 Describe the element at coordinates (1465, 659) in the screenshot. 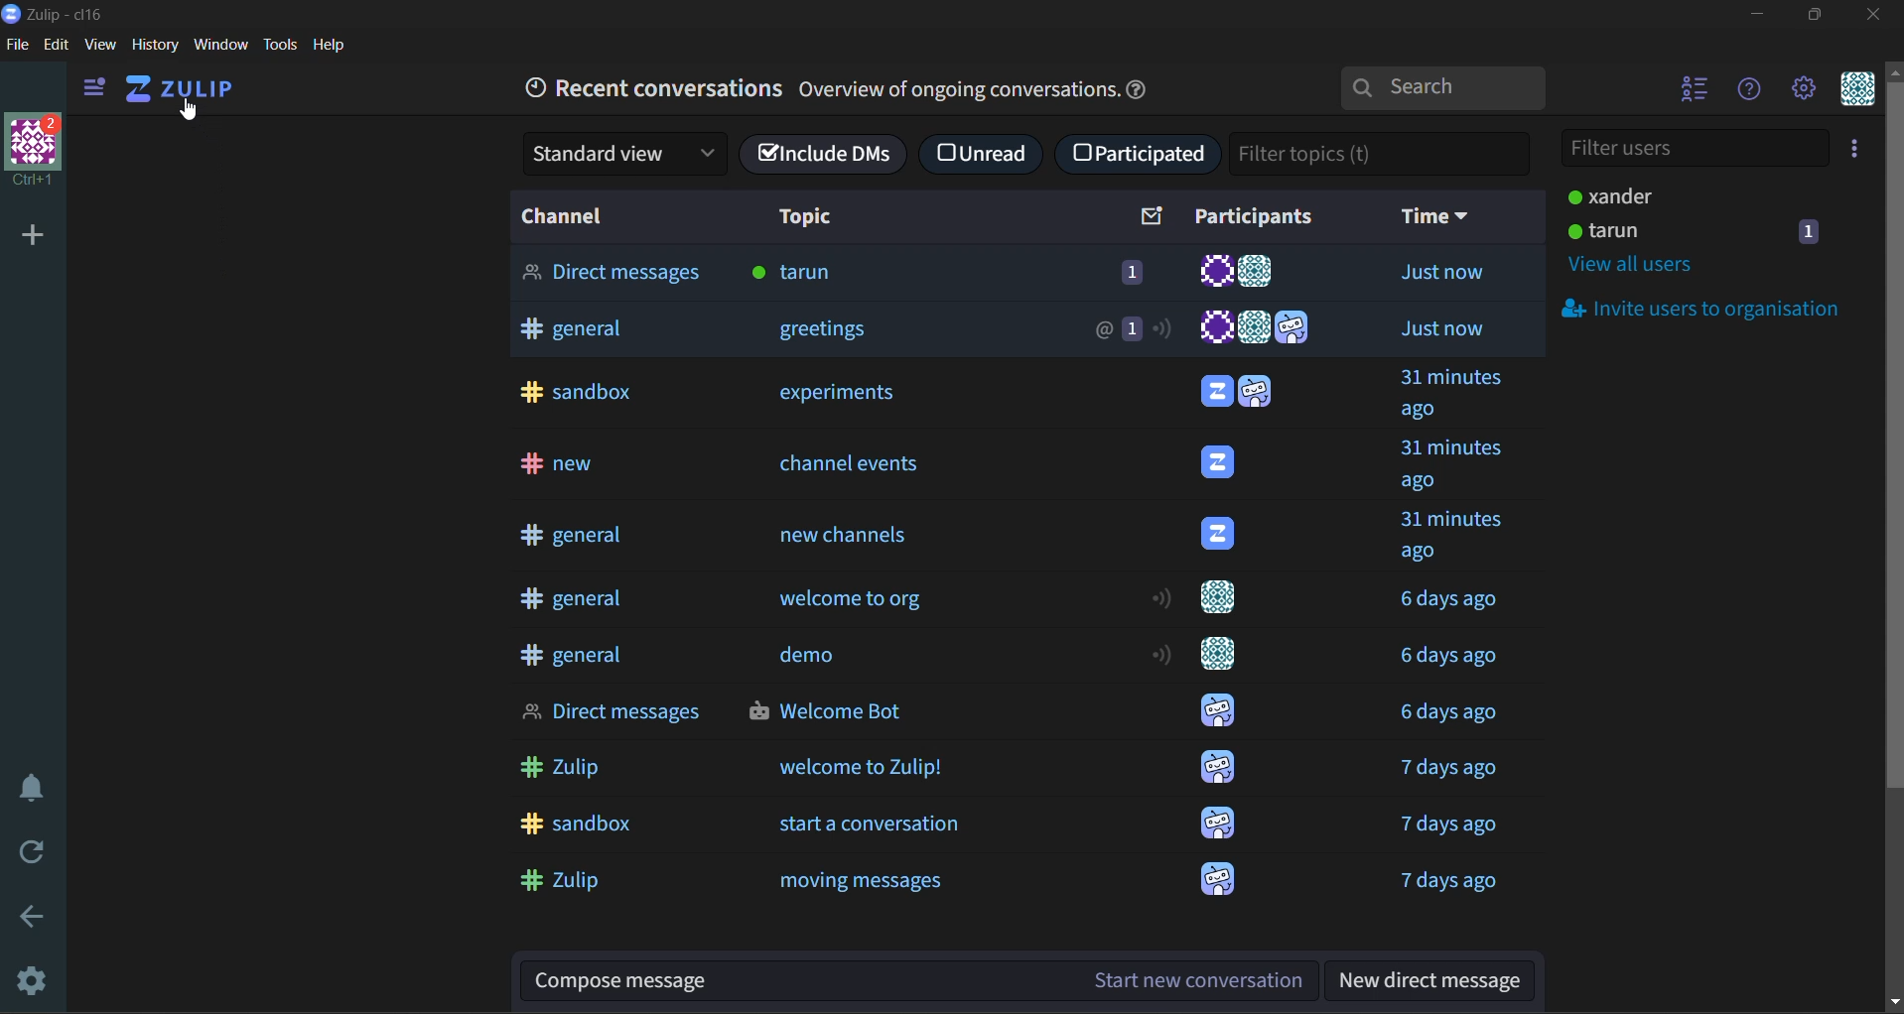

I see `Time` at that location.